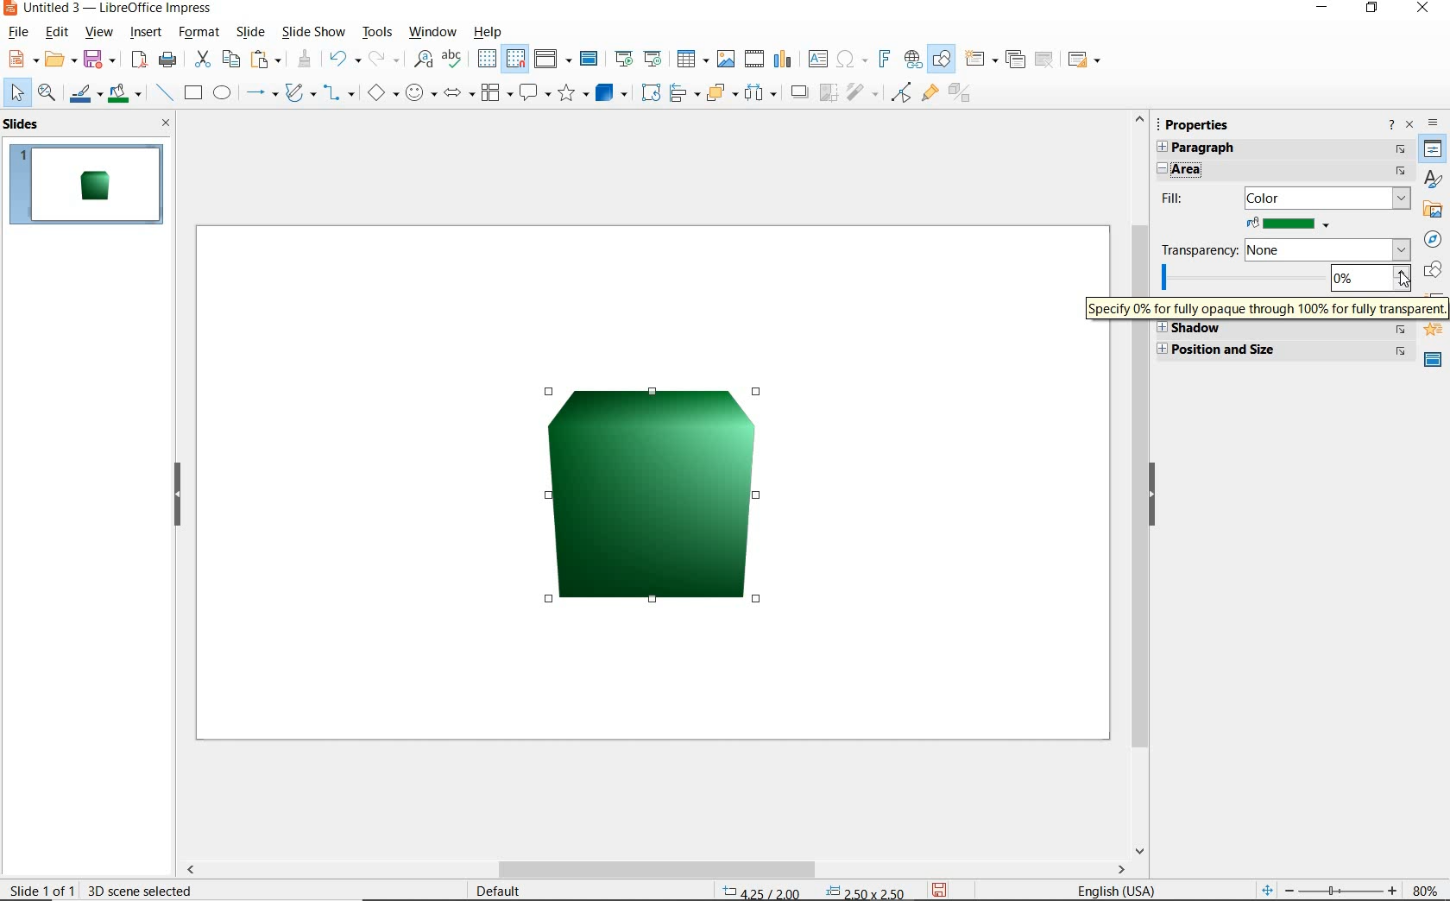 This screenshot has width=1450, height=901. I want to click on SCROLLBAR, so click(1135, 587).